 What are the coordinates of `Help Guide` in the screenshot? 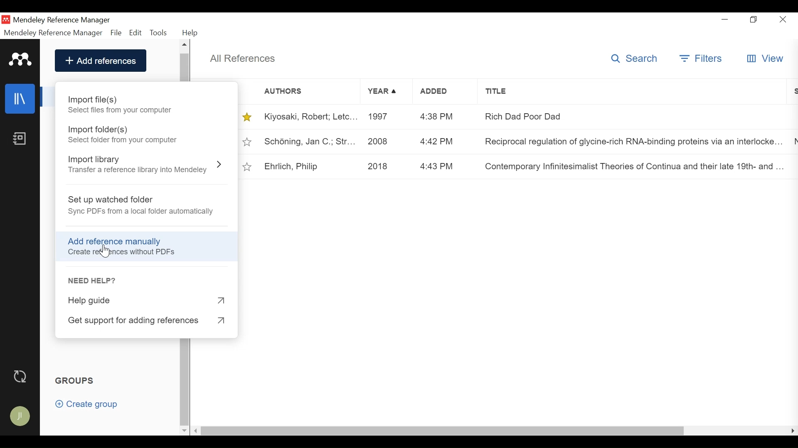 It's located at (149, 302).